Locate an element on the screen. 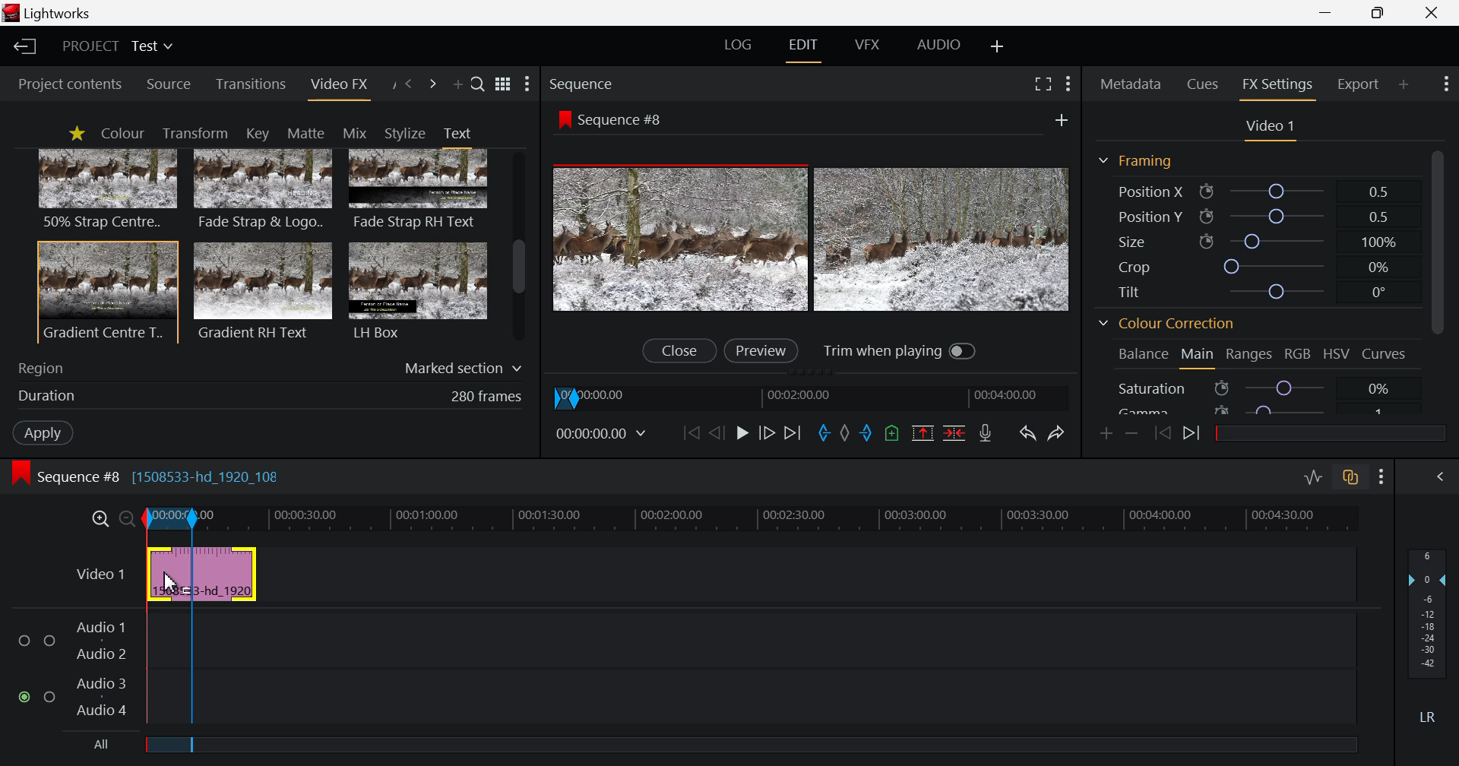 The width and height of the screenshot is (1459, 766). Sequence Section Heading  is located at coordinates (644, 83).